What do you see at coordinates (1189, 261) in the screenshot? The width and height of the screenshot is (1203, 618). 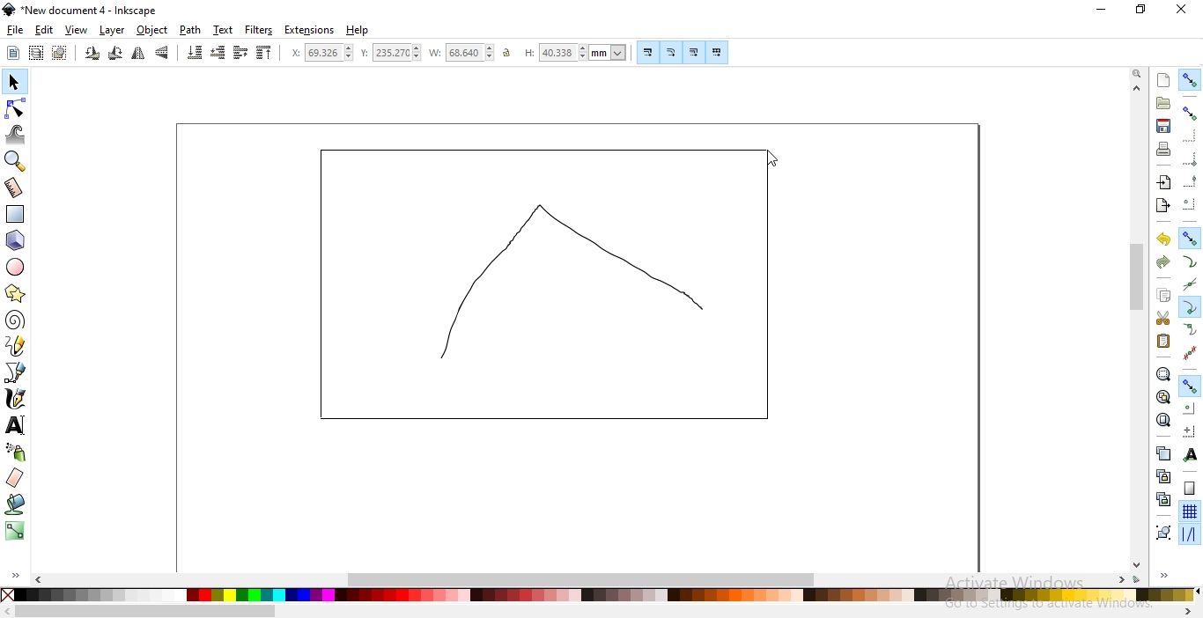 I see `snap to paths` at bounding box center [1189, 261].